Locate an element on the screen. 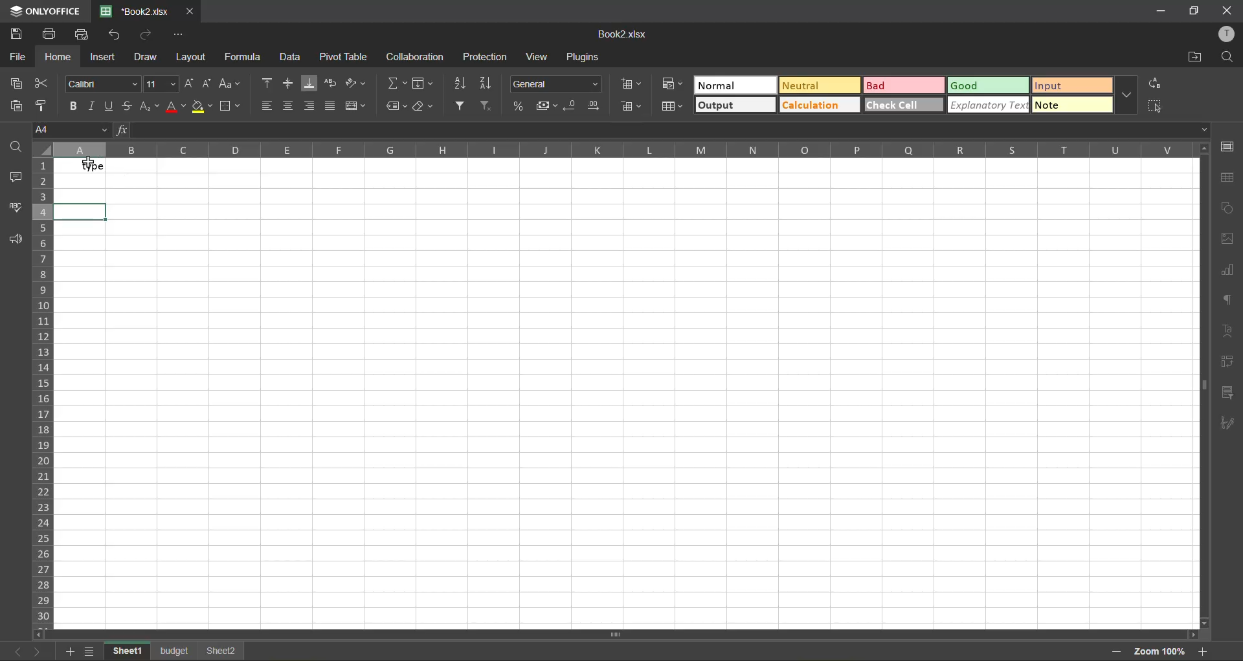 The image size is (1243, 661). format as table is located at coordinates (673, 107).